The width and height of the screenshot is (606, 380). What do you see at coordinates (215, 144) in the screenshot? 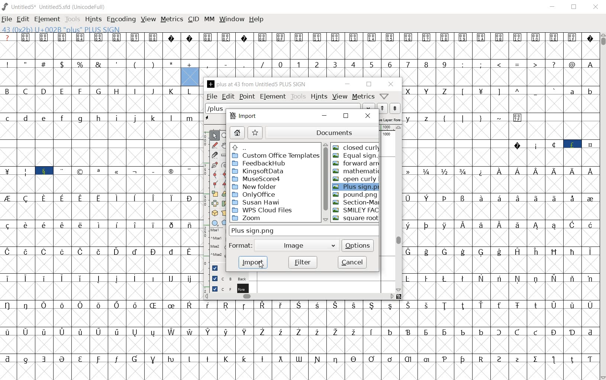
I see `draw a freehand curve` at bounding box center [215, 144].